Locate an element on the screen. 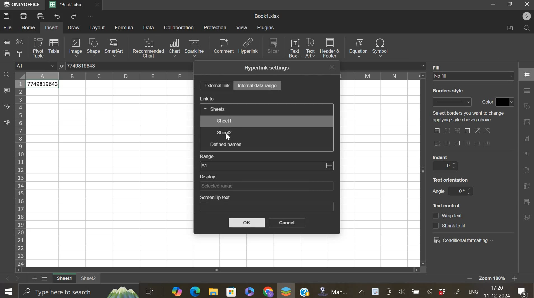  ok is located at coordinates (247, 223).